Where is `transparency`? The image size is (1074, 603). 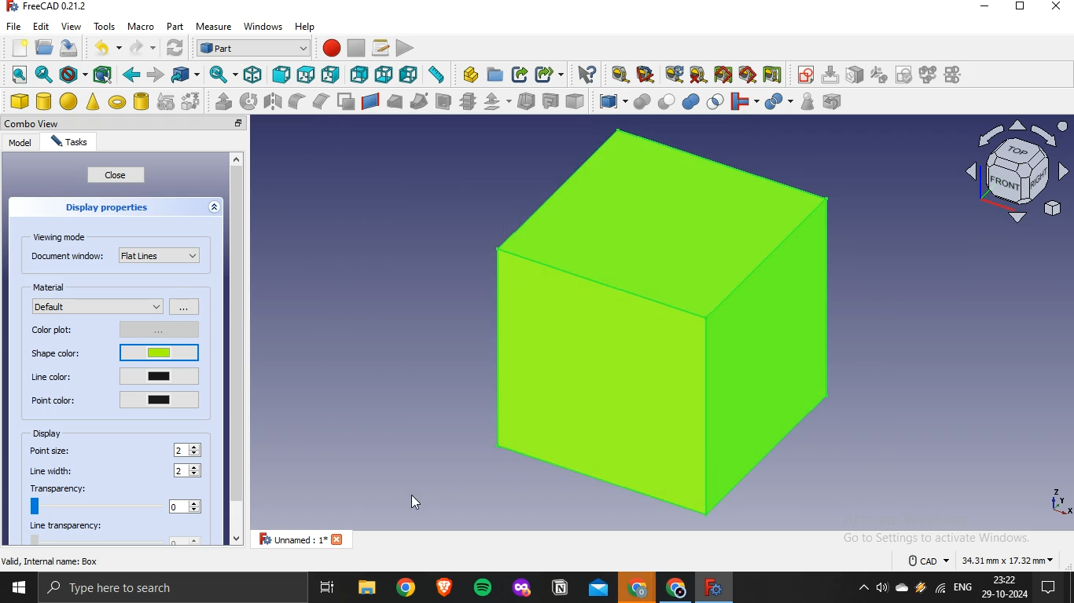 transparency is located at coordinates (114, 499).